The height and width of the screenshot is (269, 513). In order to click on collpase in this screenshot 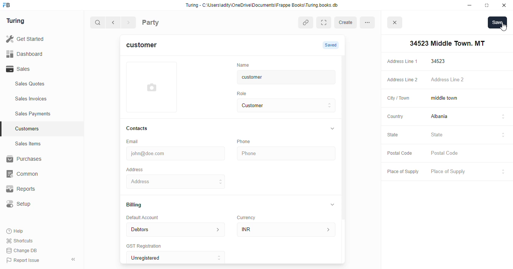, I will do `click(73, 259)`.